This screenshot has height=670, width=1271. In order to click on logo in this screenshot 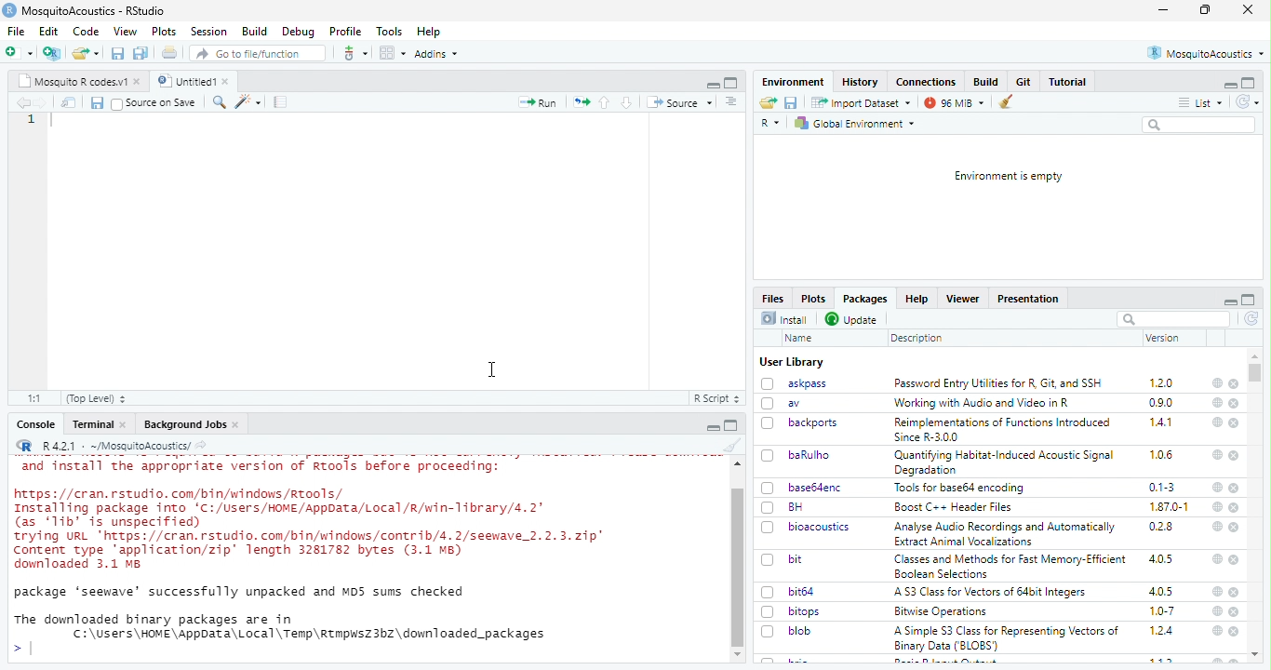, I will do `click(25, 445)`.